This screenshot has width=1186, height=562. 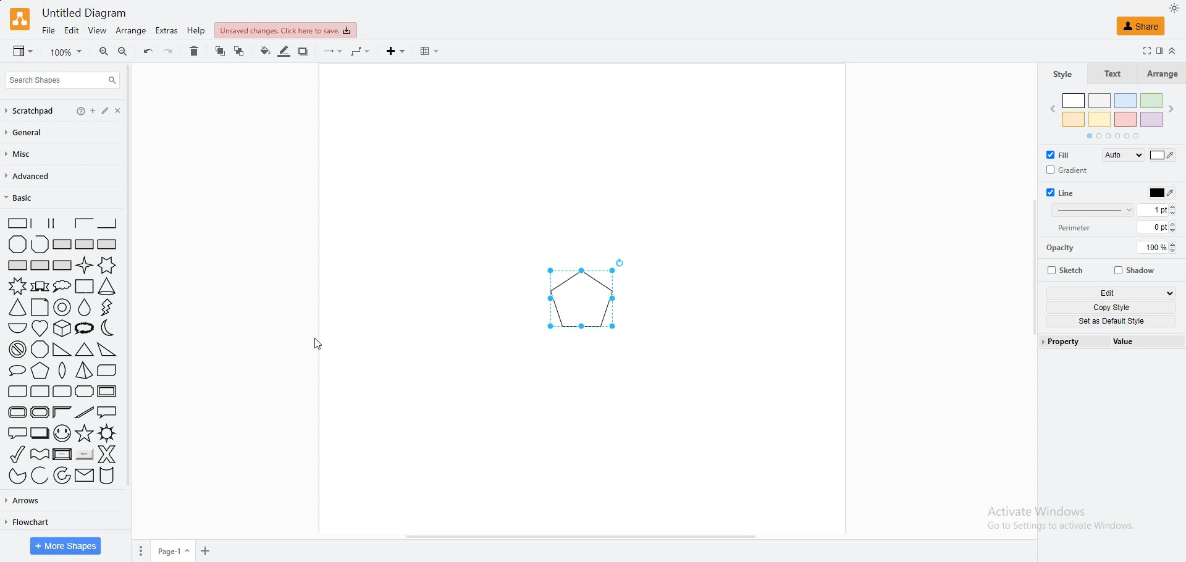 What do you see at coordinates (108, 413) in the screenshot?
I see `rectangular callout` at bounding box center [108, 413].